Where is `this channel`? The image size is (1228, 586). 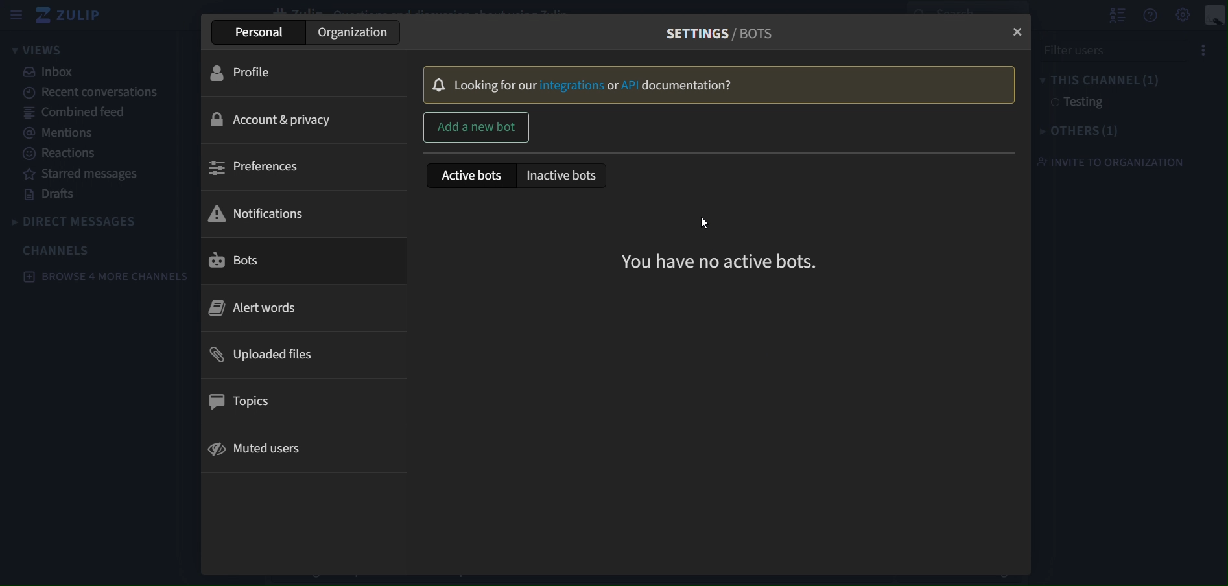
this channel is located at coordinates (1106, 80).